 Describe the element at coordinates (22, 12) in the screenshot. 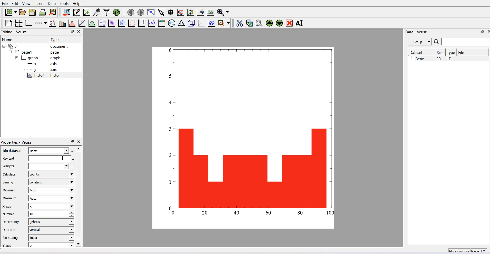

I see `Open a document` at that location.